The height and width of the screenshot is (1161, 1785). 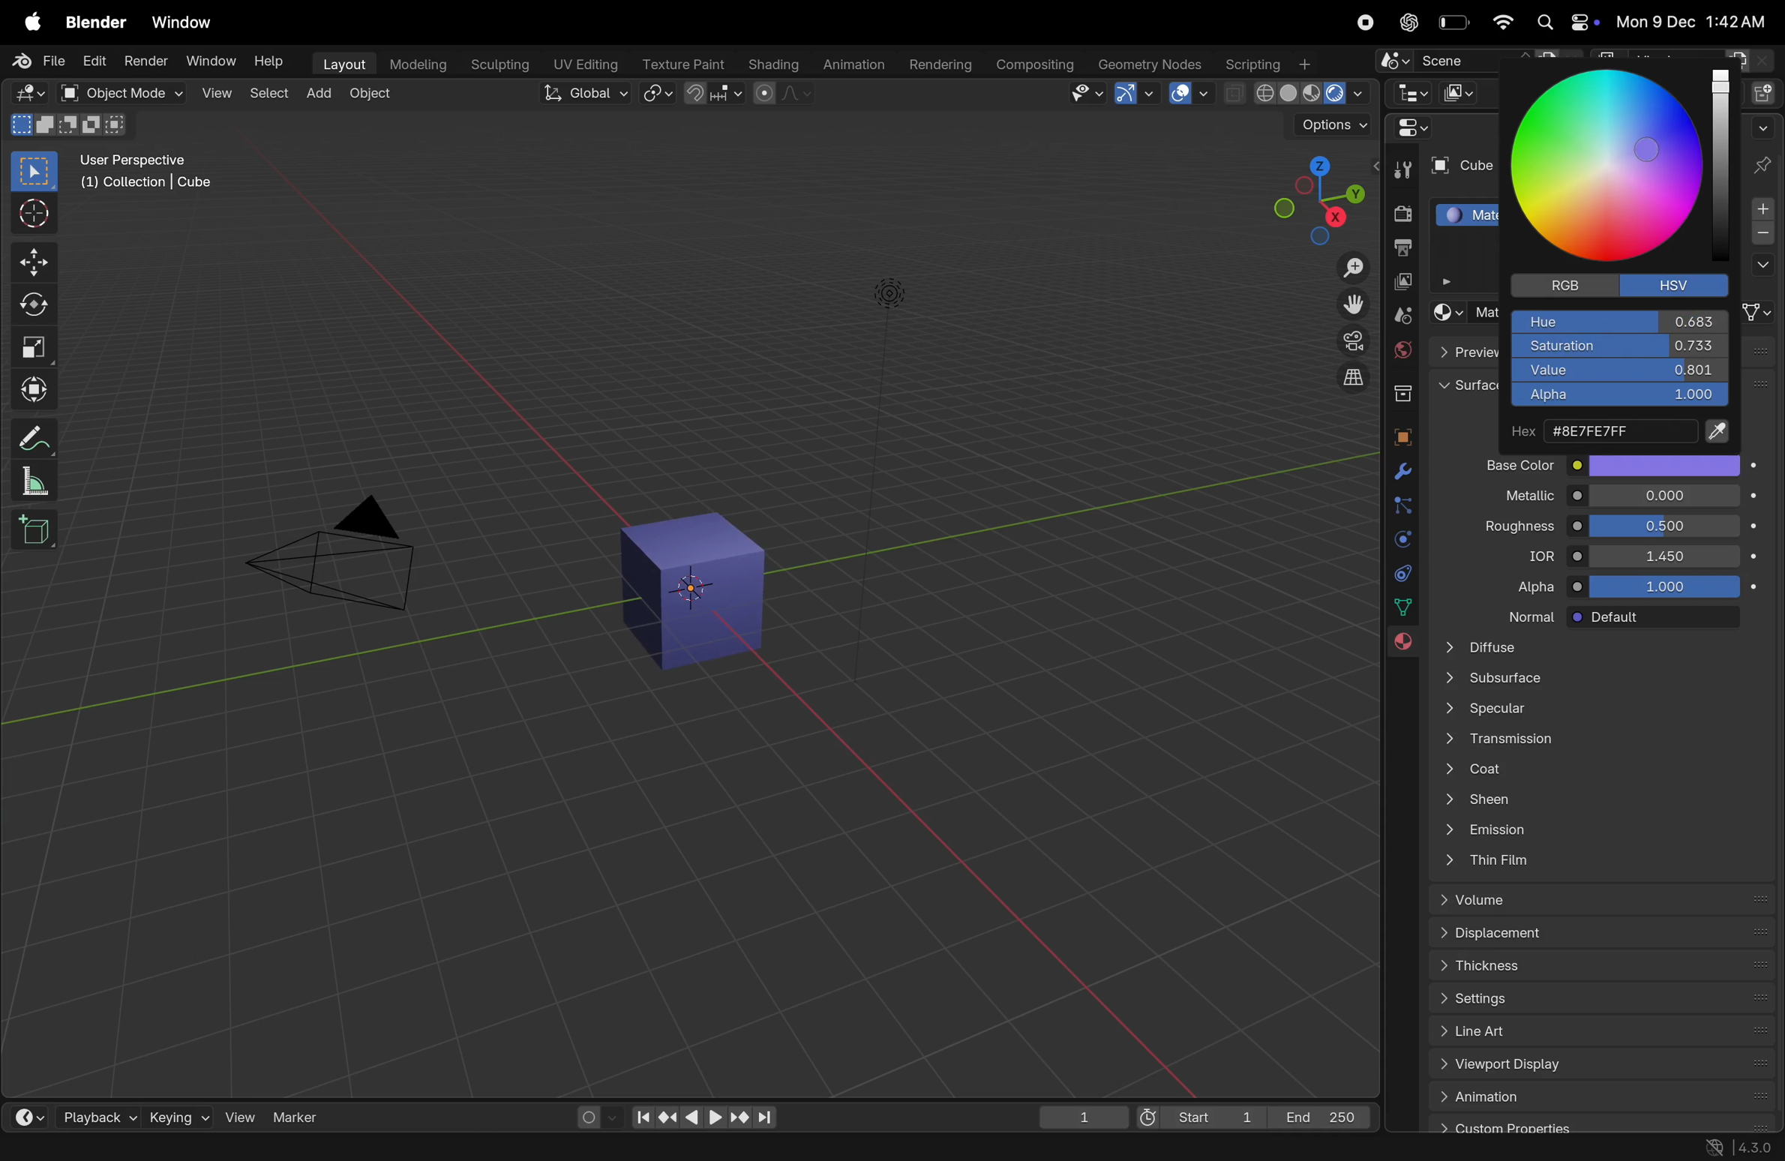 What do you see at coordinates (1666, 526) in the screenshot?
I see `0.500` at bounding box center [1666, 526].